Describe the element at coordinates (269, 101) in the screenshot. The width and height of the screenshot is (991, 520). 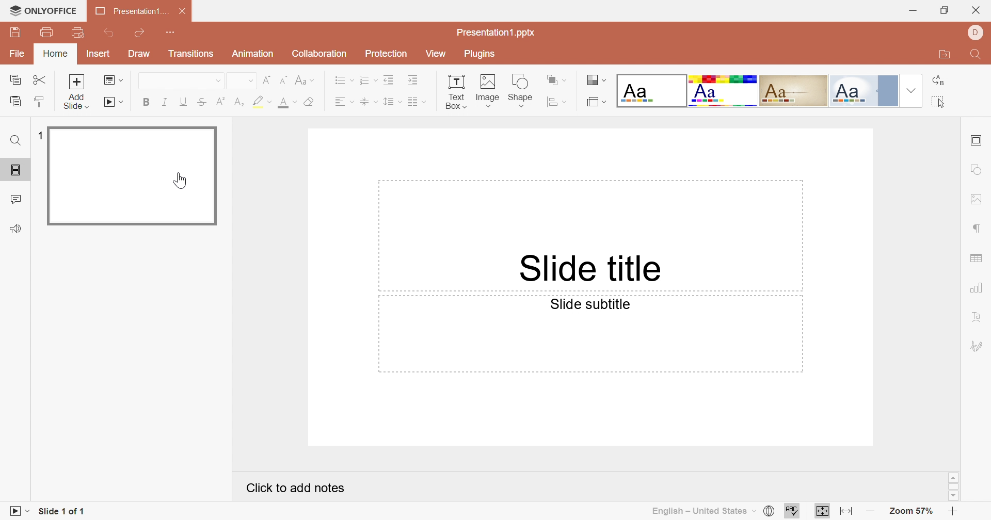
I see `Drop Down` at that location.